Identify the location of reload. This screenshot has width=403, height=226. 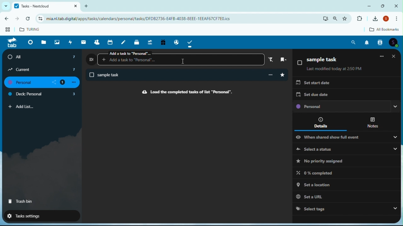
(29, 19).